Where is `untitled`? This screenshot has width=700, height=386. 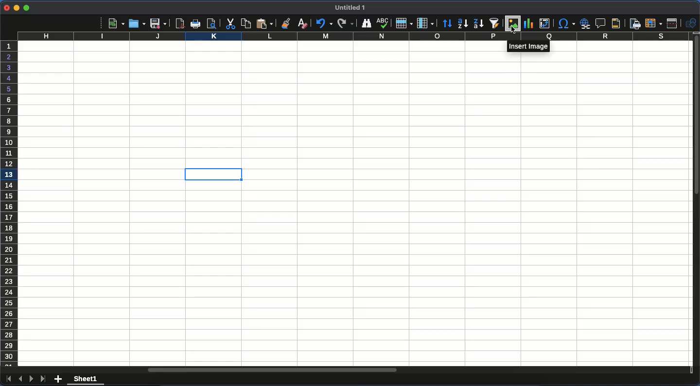 untitled is located at coordinates (350, 7).